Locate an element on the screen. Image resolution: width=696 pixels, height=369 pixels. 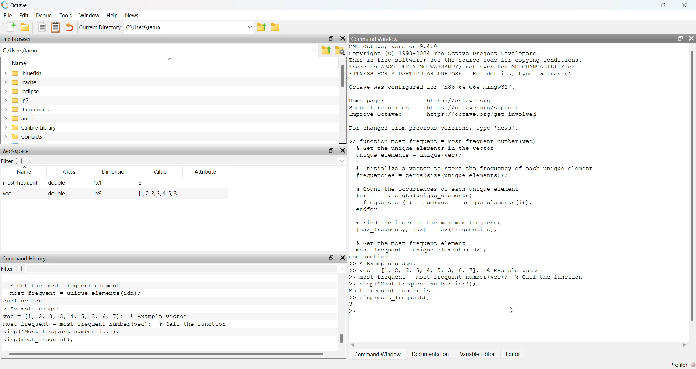
double is located at coordinates (57, 194).